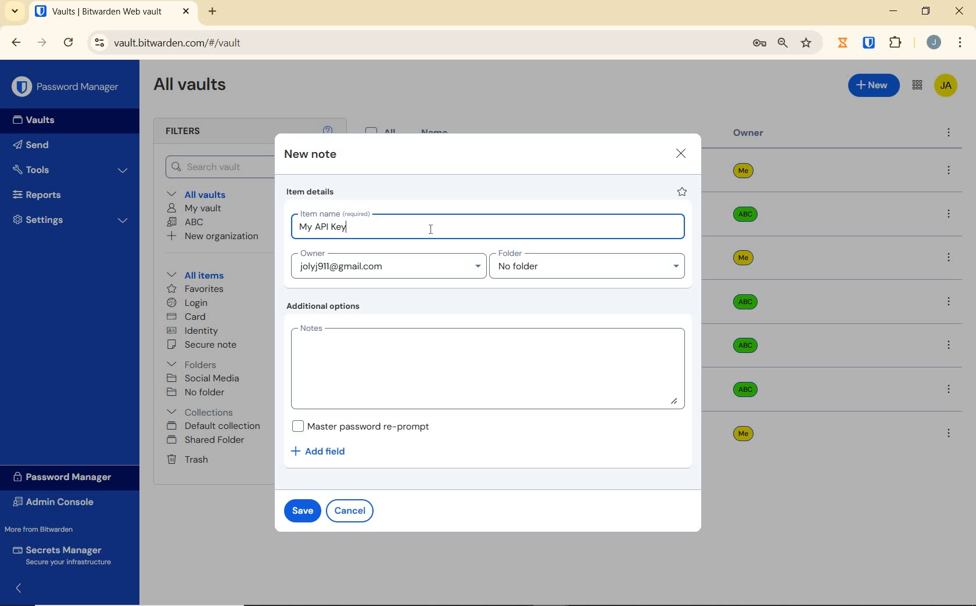  Describe the element at coordinates (71, 222) in the screenshot. I see `Settings` at that location.